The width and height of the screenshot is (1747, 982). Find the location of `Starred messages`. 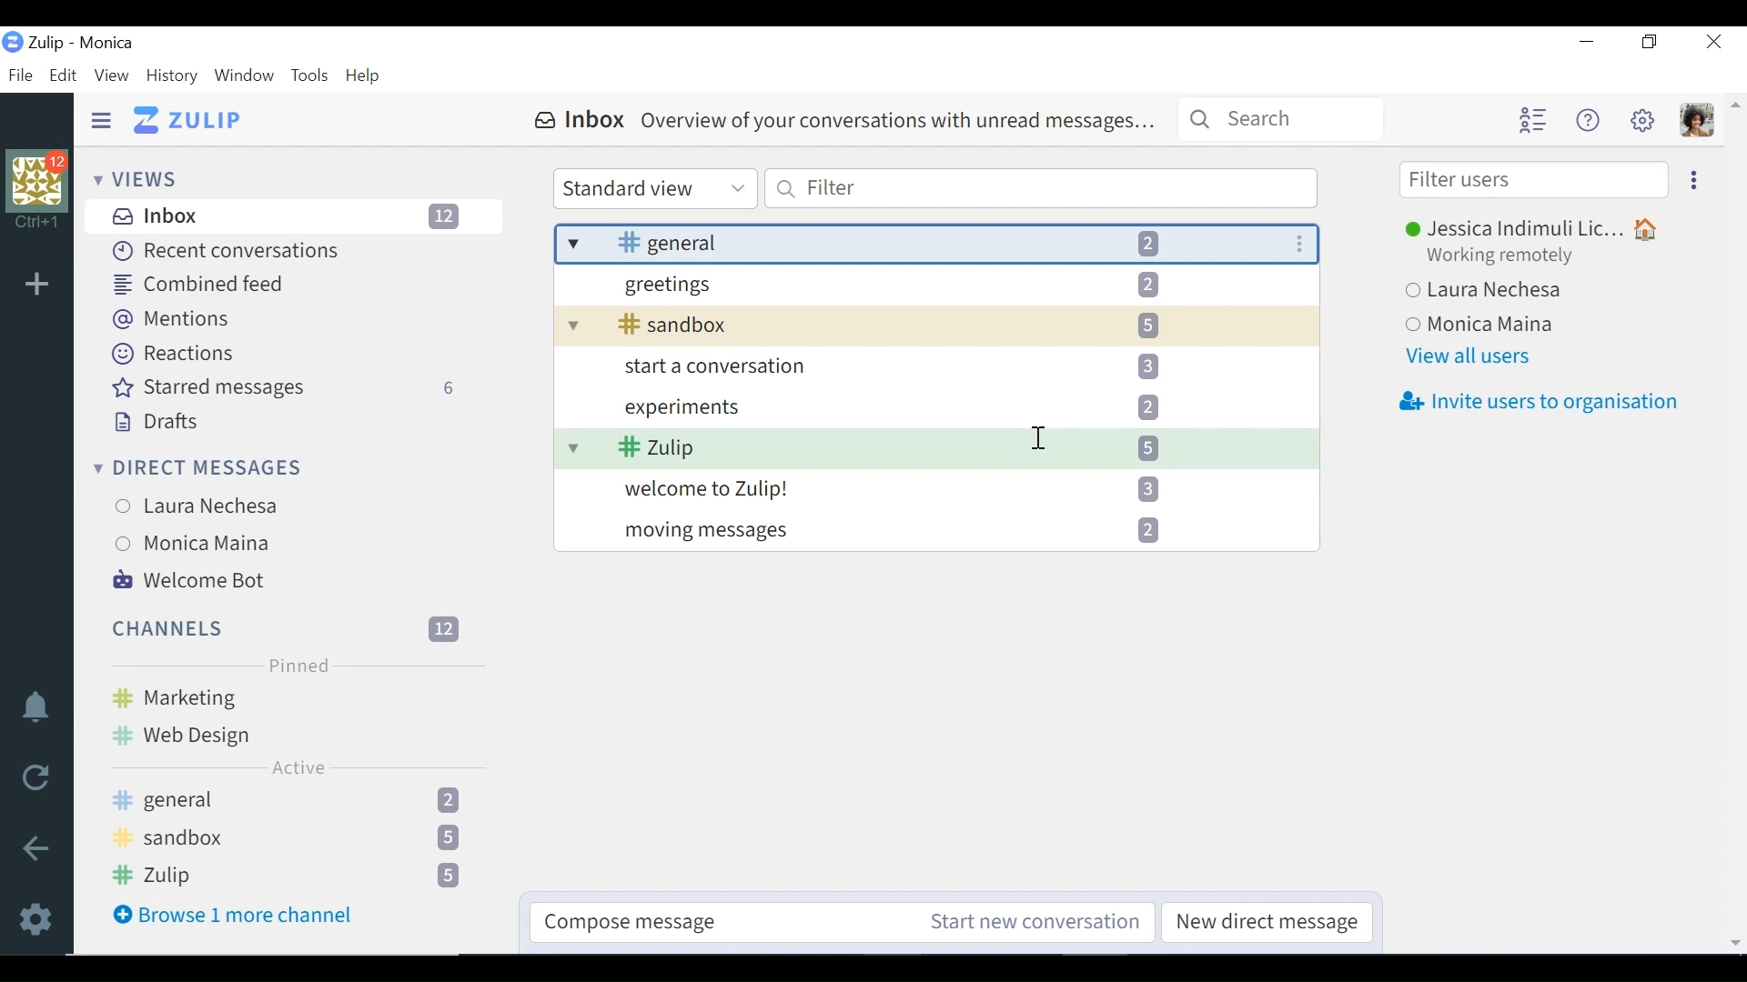

Starred messages is located at coordinates (288, 391).